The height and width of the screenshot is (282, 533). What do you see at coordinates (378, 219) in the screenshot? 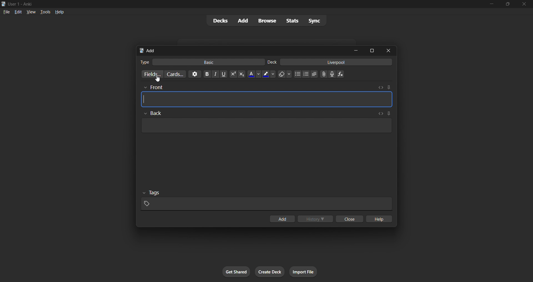
I see `help` at bounding box center [378, 219].